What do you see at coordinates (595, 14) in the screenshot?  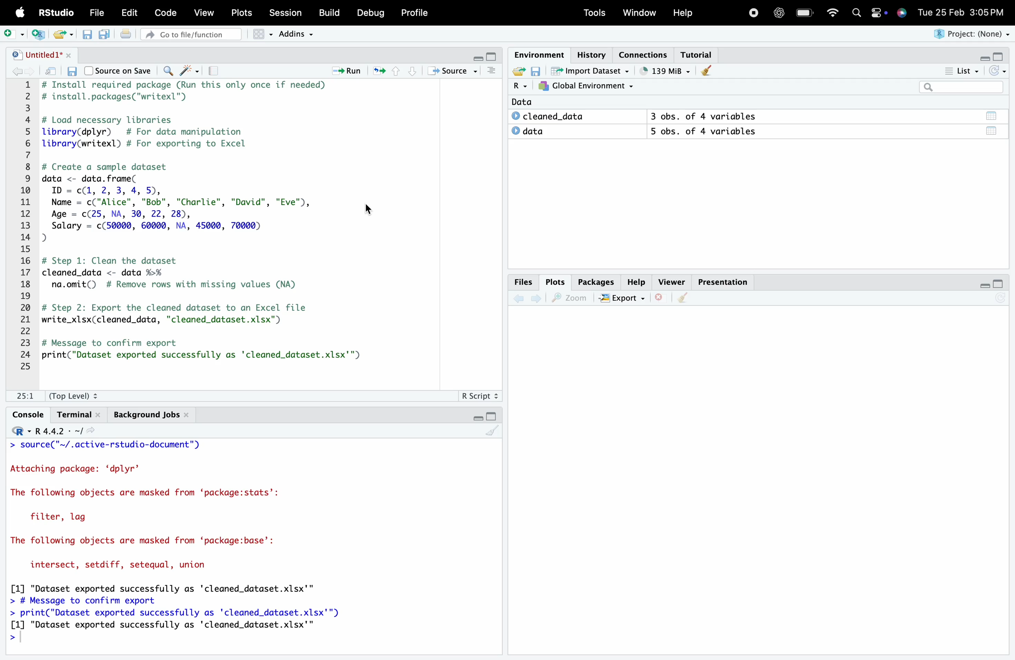 I see `Tools` at bounding box center [595, 14].